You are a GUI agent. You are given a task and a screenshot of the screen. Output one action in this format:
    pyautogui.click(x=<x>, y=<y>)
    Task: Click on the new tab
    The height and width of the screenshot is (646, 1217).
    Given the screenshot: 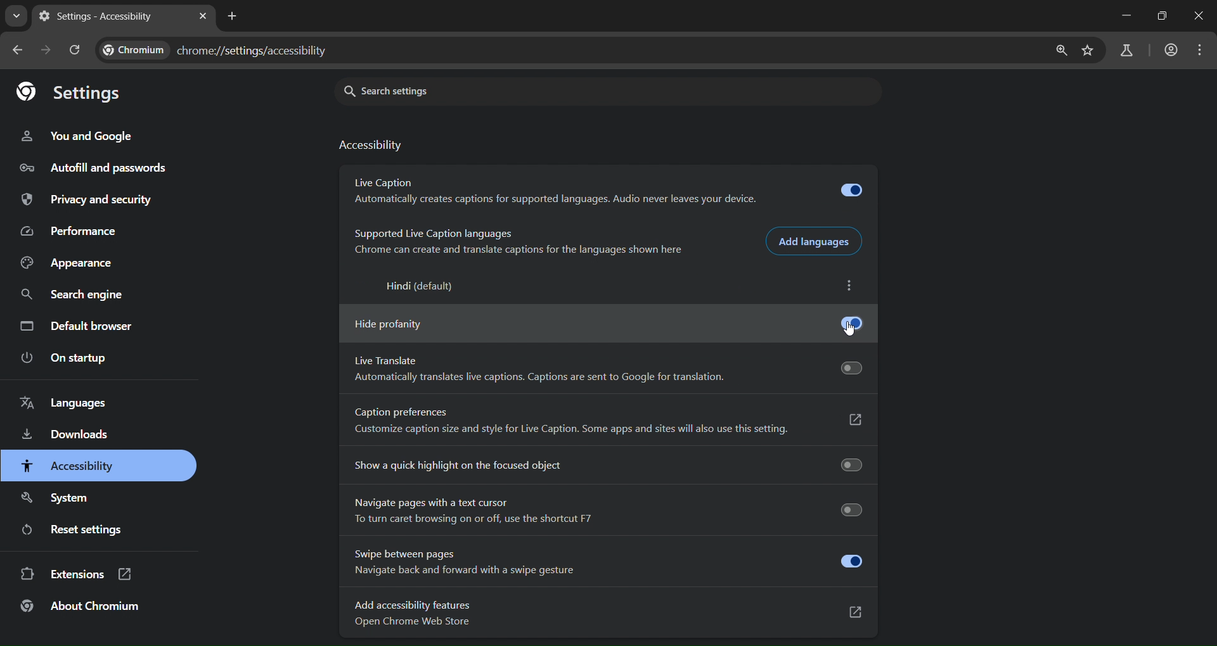 What is the action you would take?
    pyautogui.click(x=231, y=16)
    